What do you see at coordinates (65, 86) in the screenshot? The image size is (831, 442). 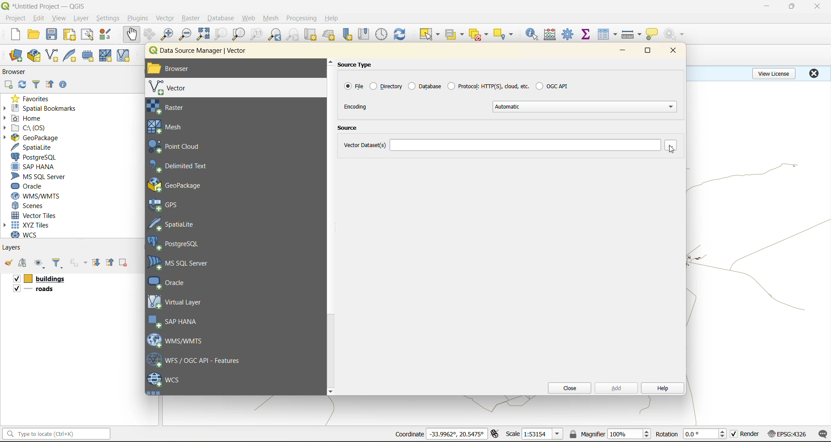 I see `enable/disable properties` at bounding box center [65, 86].